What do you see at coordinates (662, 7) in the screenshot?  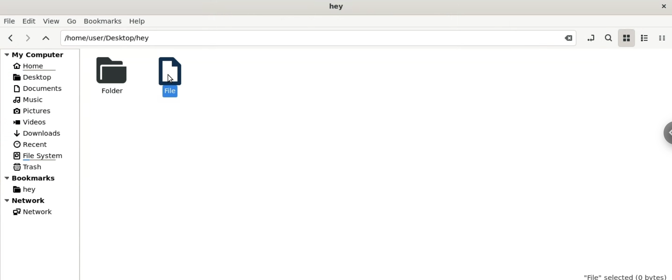 I see `close` at bounding box center [662, 7].